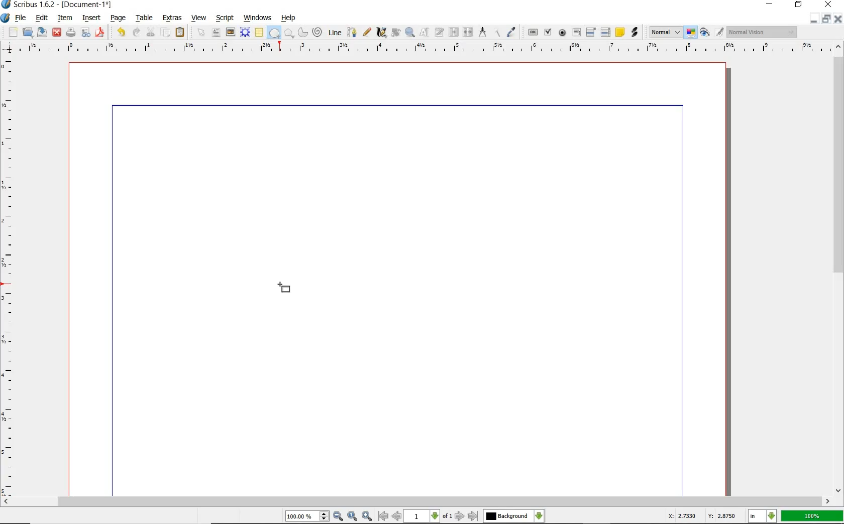 This screenshot has width=844, height=524. Describe the element at coordinates (339, 516) in the screenshot. I see `zoom in` at that location.